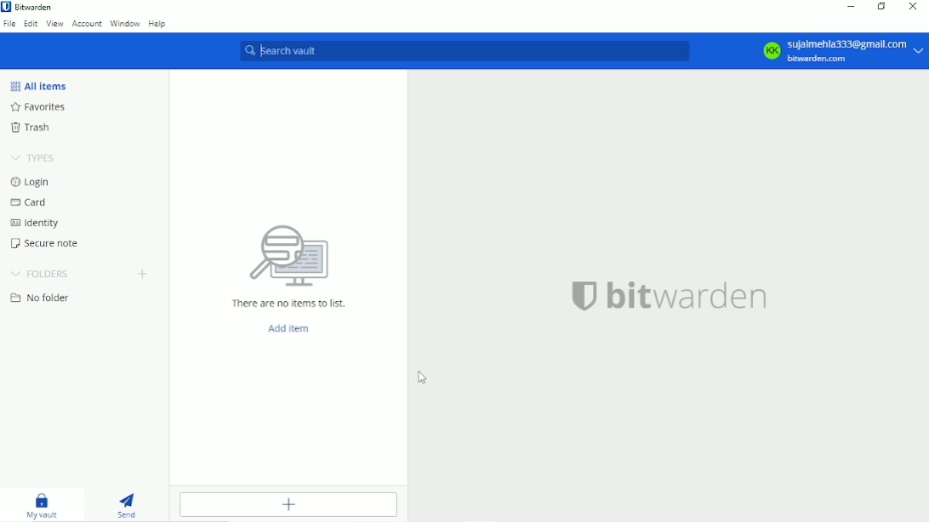 This screenshot has width=929, height=522. What do you see at coordinates (31, 128) in the screenshot?
I see `Trash` at bounding box center [31, 128].